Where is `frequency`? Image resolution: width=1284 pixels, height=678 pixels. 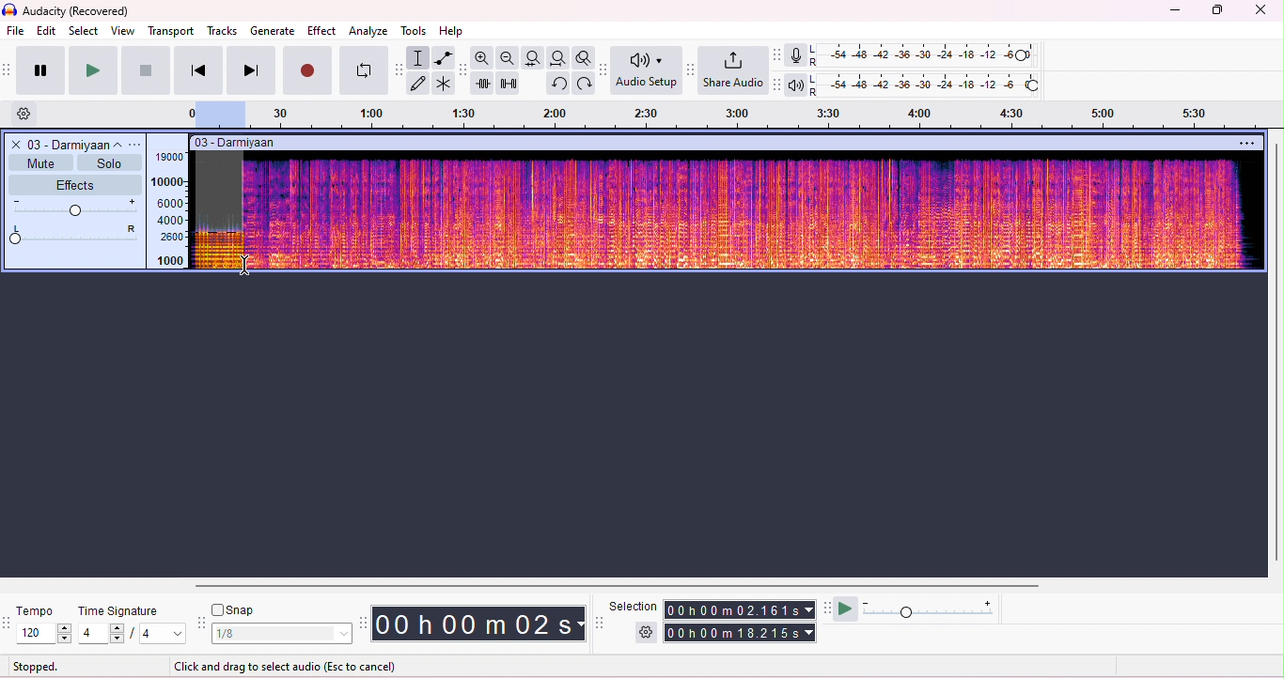
frequency is located at coordinates (170, 210).